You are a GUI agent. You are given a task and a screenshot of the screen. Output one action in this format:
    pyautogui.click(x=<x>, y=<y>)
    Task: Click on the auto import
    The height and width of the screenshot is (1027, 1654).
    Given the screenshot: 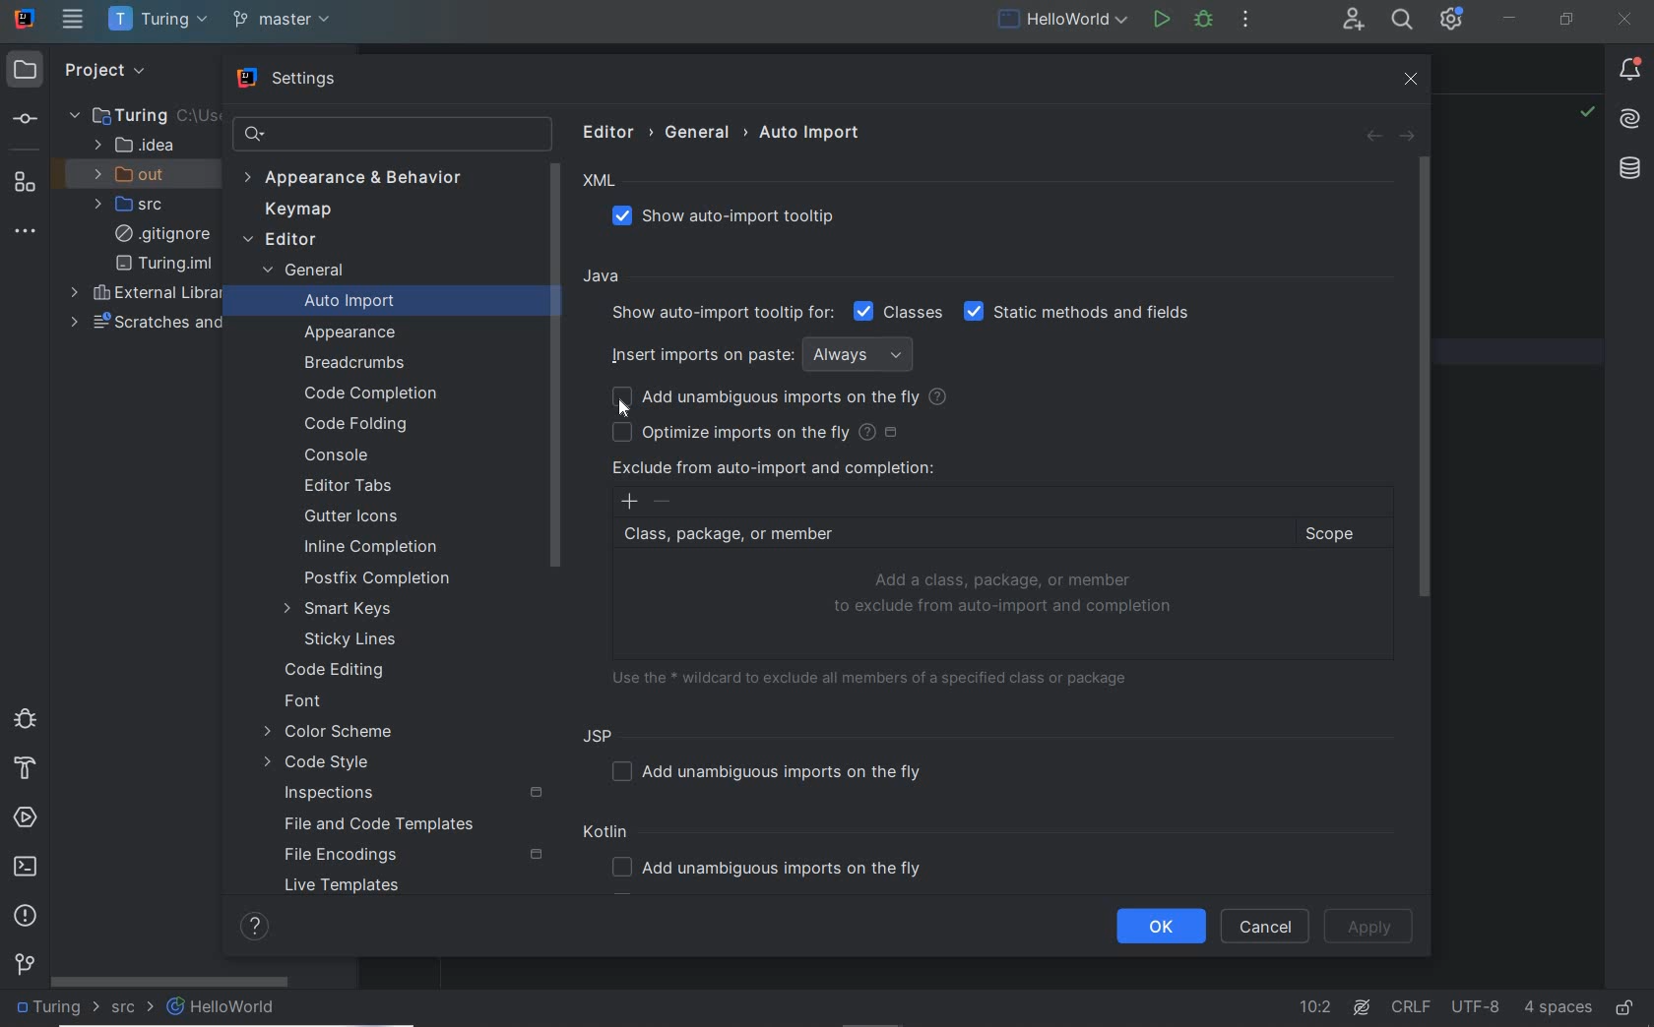 What is the action you would take?
    pyautogui.click(x=811, y=132)
    